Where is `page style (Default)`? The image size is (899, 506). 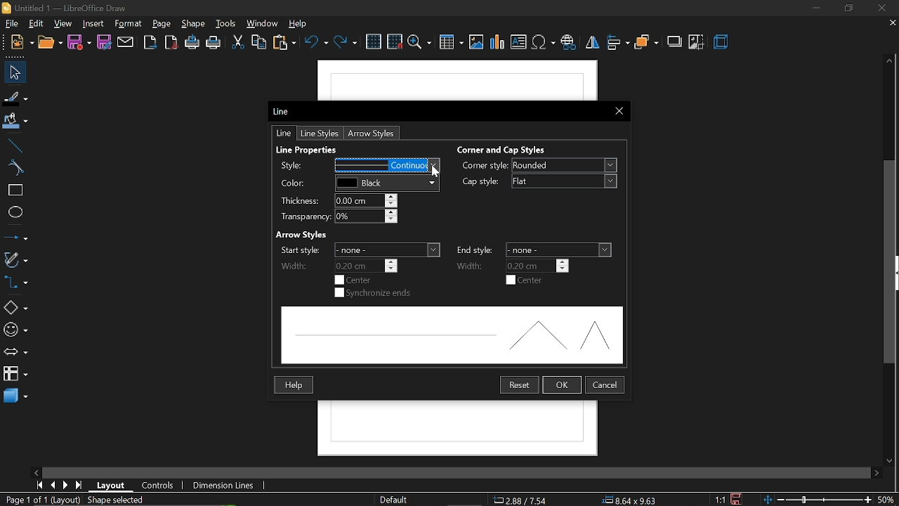 page style (Default) is located at coordinates (397, 499).